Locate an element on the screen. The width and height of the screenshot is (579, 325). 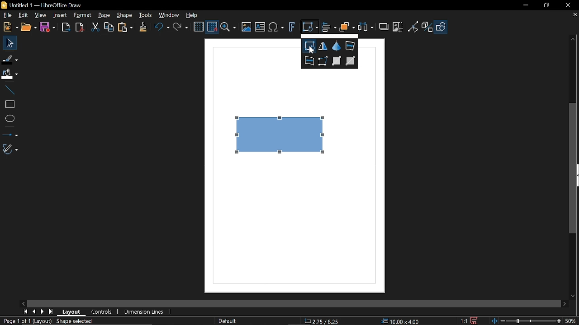
Flip is located at coordinates (323, 46).